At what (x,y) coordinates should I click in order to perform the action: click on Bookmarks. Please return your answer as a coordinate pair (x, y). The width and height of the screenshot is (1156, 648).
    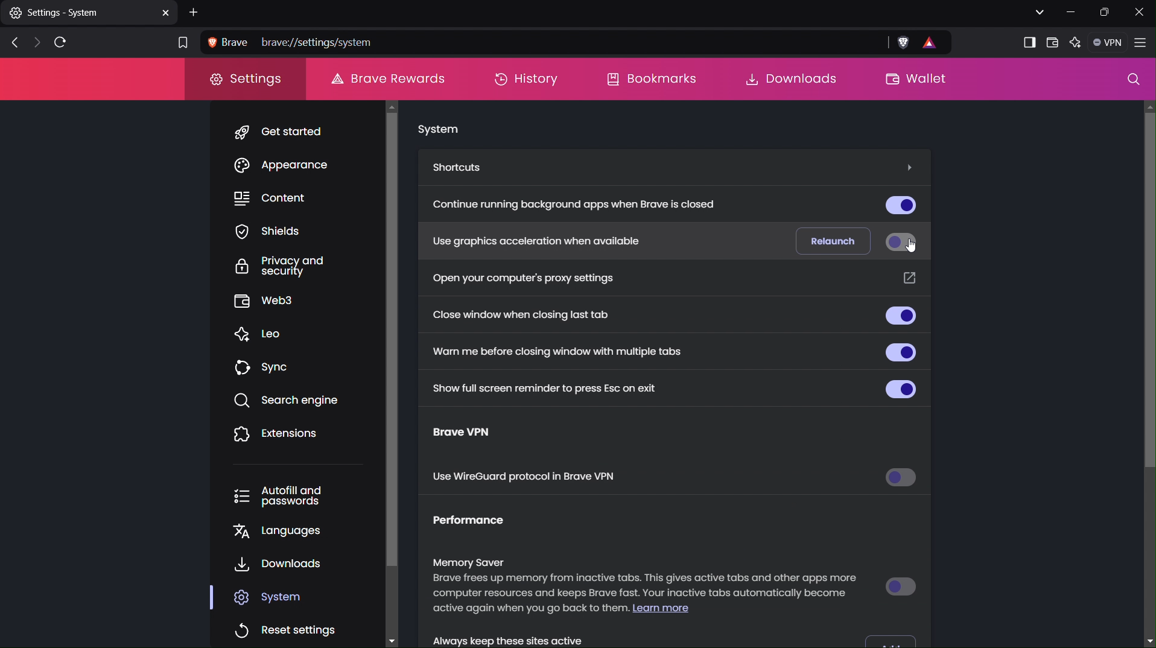
    Looking at the image, I should click on (650, 80).